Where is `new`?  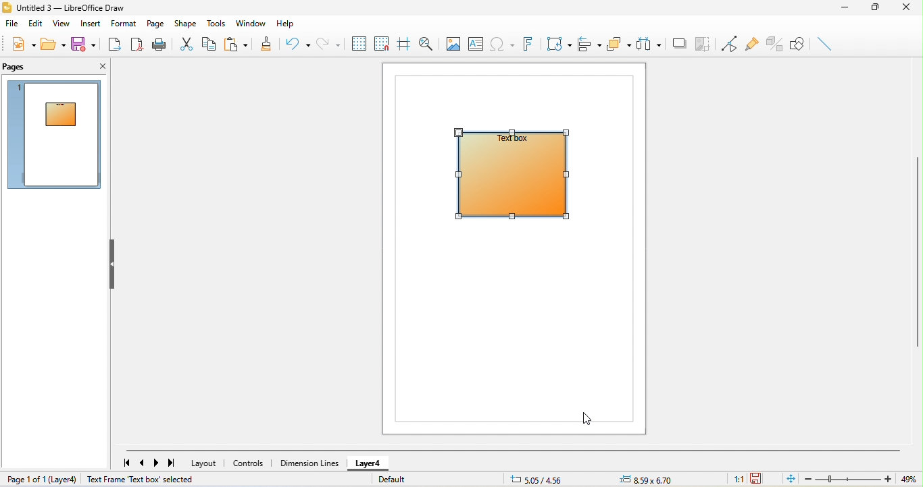 new is located at coordinates (22, 44).